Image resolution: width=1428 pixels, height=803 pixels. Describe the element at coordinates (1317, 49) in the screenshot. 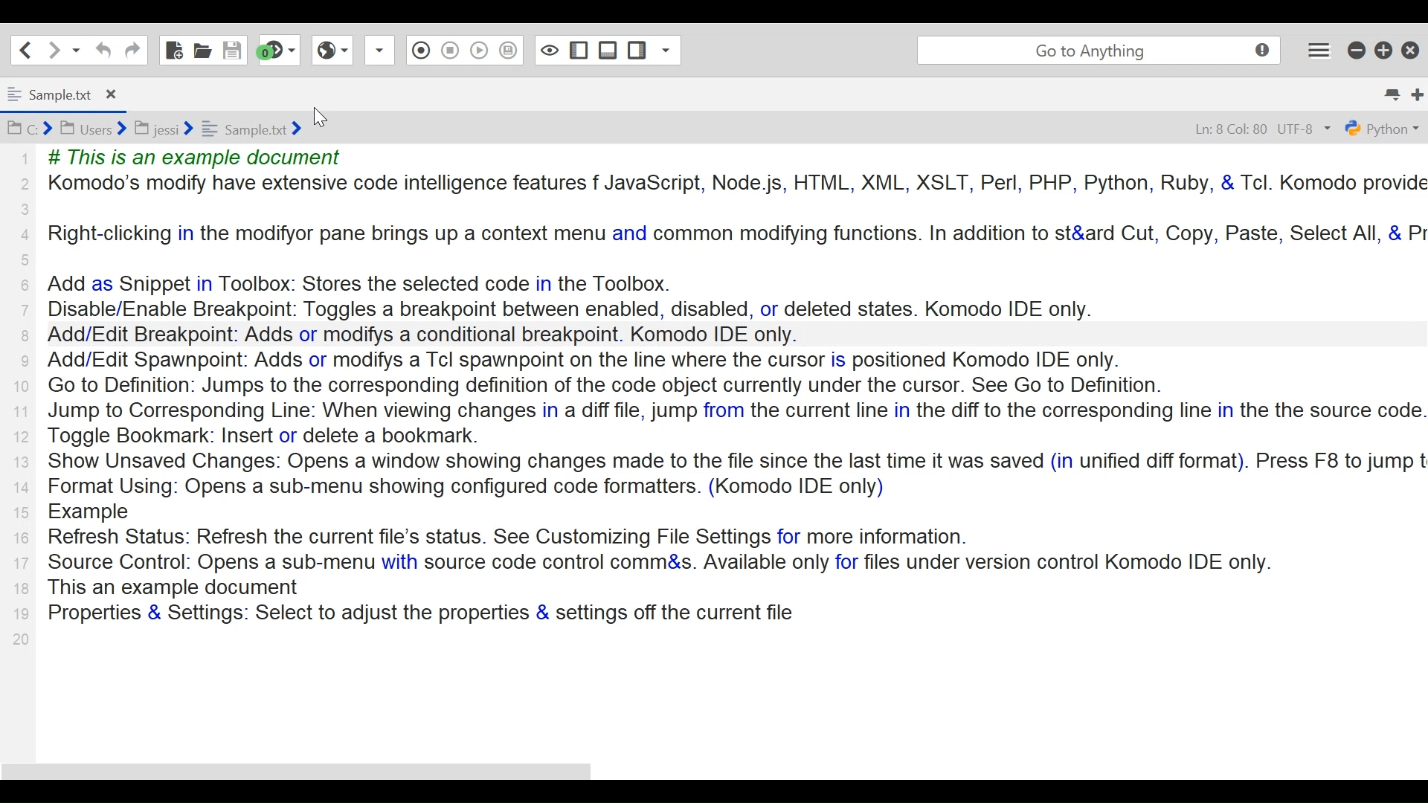

I see `Application menu` at that location.